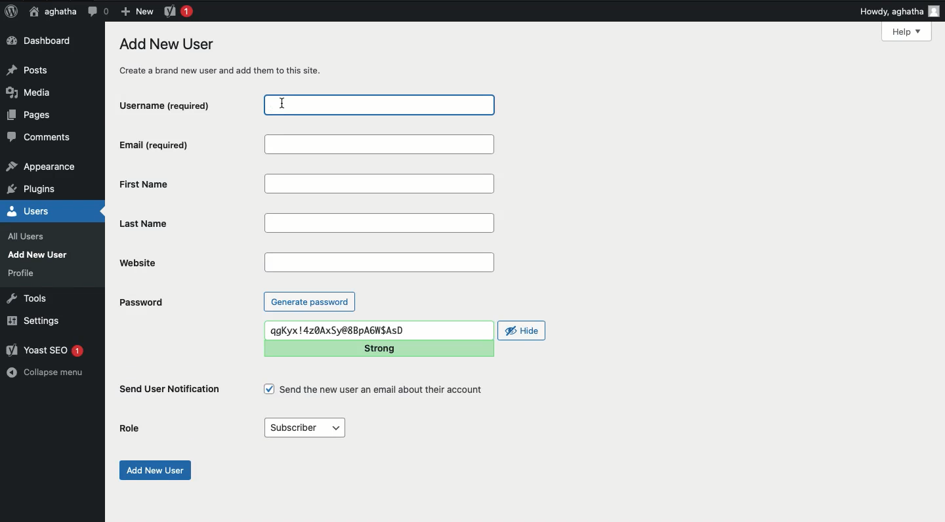  Describe the element at coordinates (33, 92) in the screenshot. I see `Media` at that location.